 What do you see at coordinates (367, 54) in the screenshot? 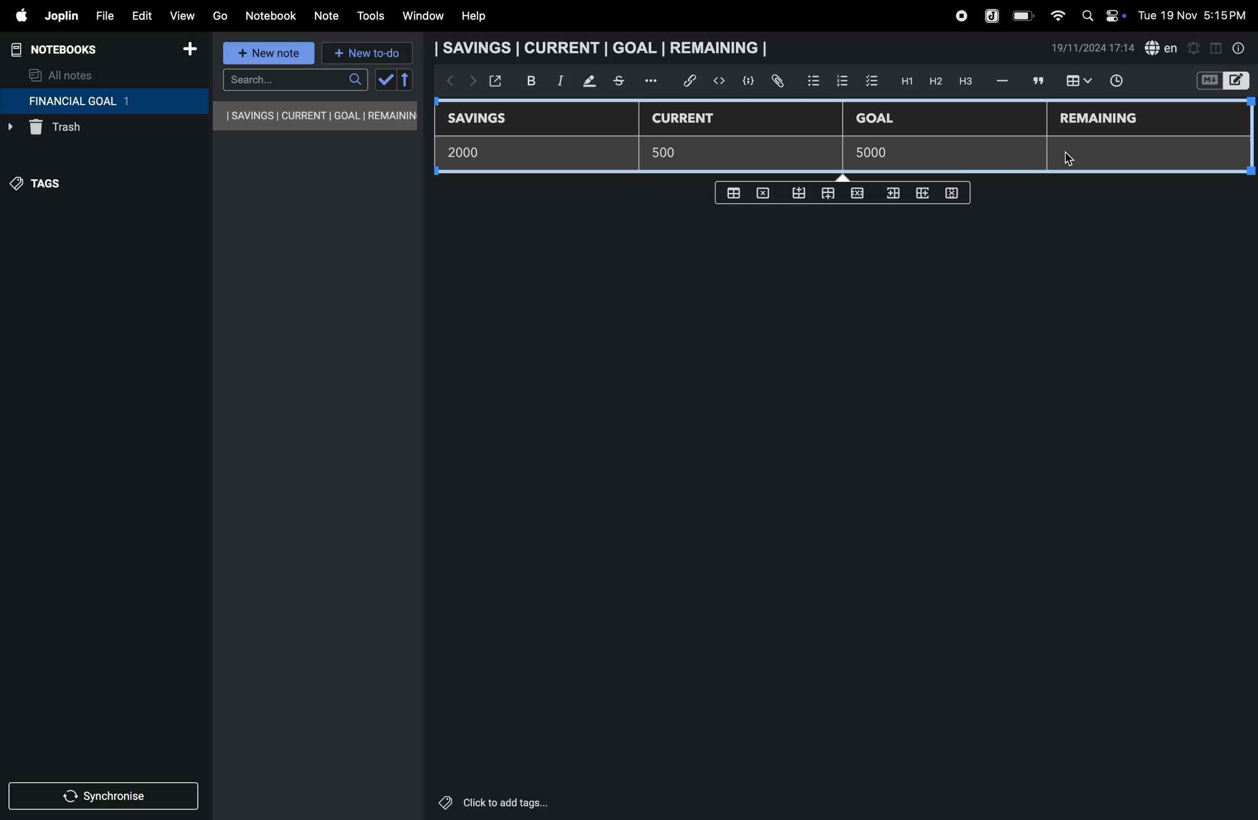
I see `new to-do` at bounding box center [367, 54].